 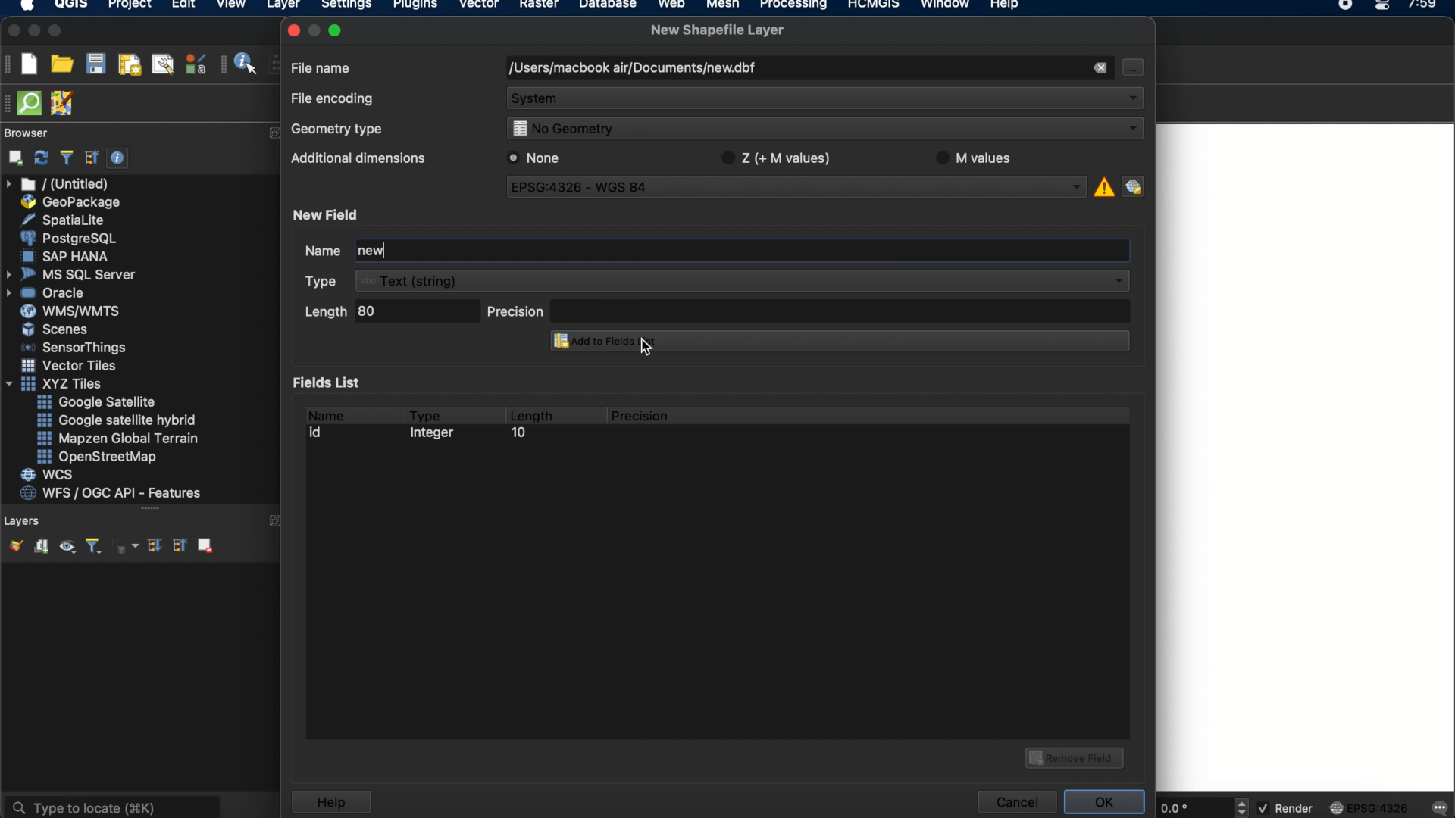 What do you see at coordinates (314, 30) in the screenshot?
I see `inactive minimize icon` at bounding box center [314, 30].